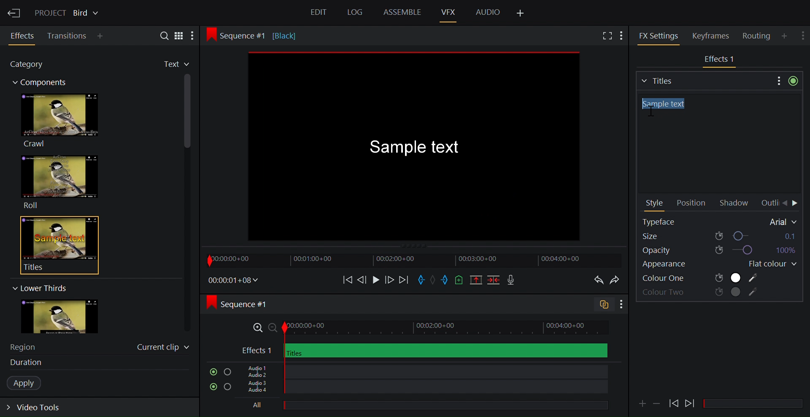  Describe the element at coordinates (195, 36) in the screenshot. I see `More` at that location.